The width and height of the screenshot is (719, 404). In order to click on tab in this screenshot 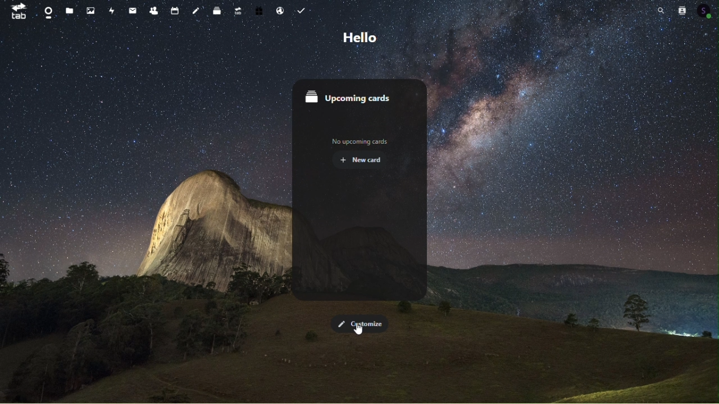, I will do `click(19, 12)`.